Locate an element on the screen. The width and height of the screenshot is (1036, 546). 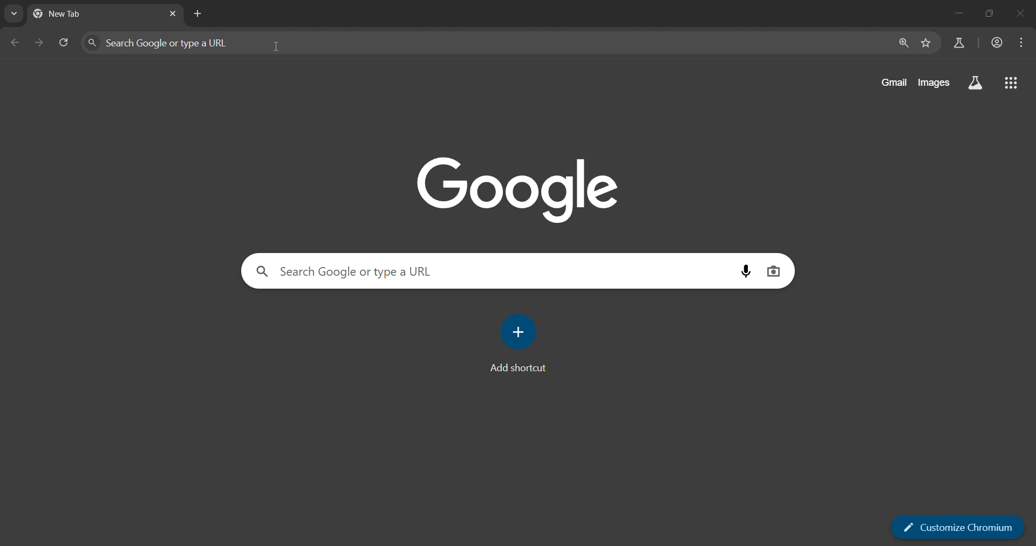
go back one page is located at coordinates (17, 43).